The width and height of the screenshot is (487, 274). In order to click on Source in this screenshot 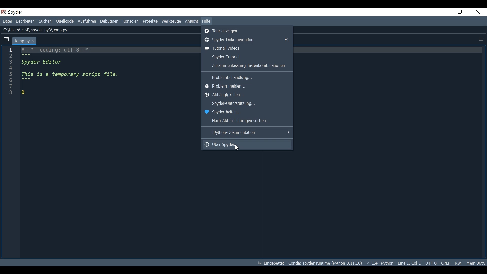, I will do `click(65, 22)`.